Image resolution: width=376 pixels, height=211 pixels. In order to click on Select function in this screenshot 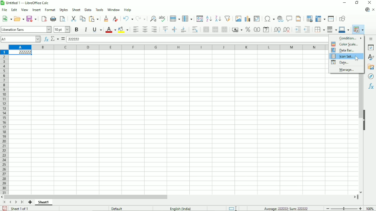, I will do `click(55, 39)`.